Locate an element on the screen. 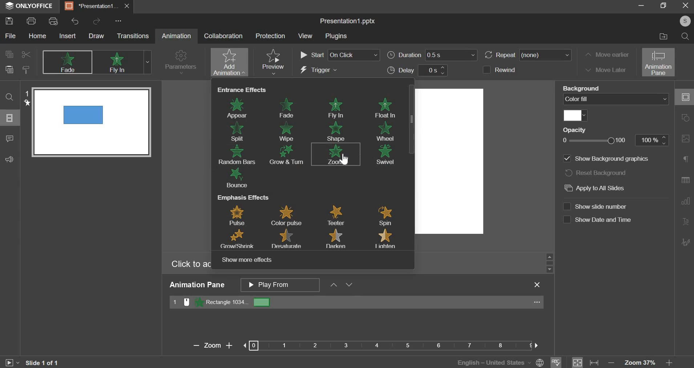  print is located at coordinates (33, 21).